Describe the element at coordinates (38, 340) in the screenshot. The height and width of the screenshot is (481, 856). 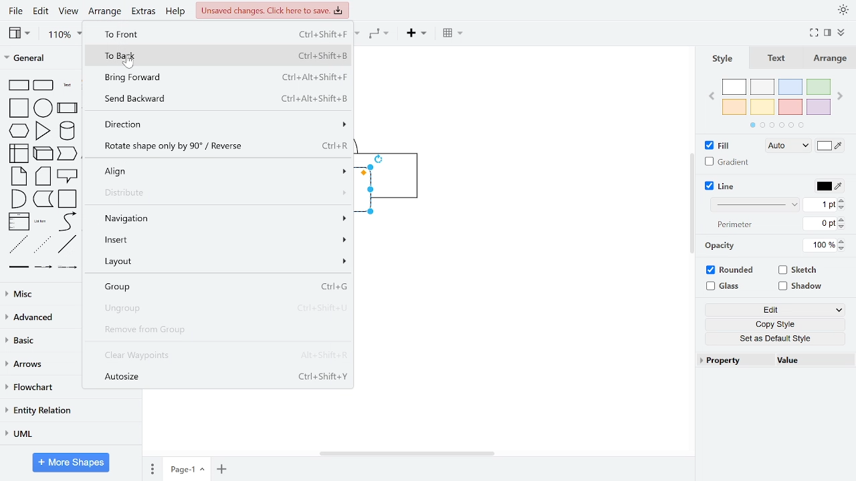
I see `basic` at that location.